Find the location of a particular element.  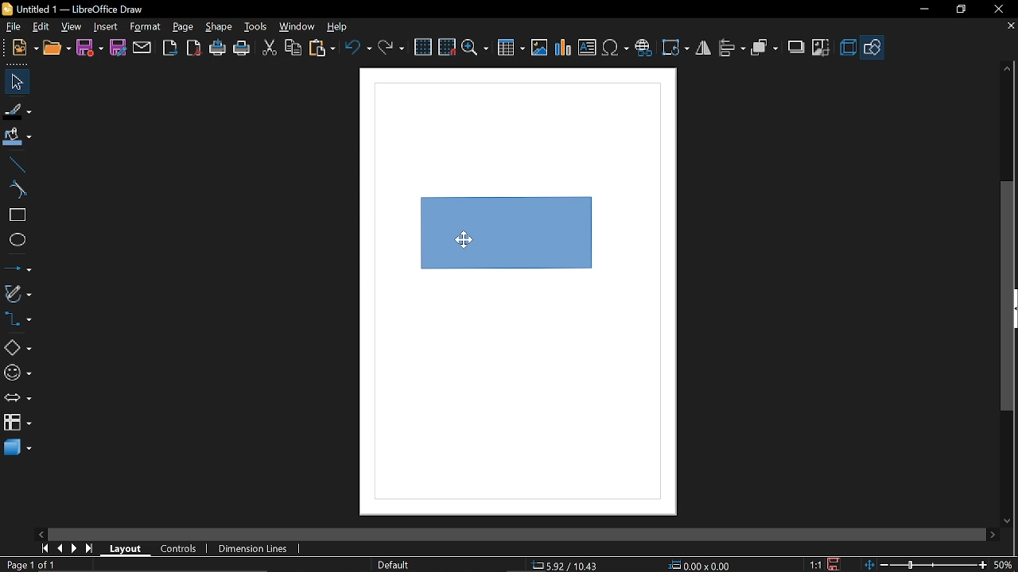

Shadow is located at coordinates (794, 48).